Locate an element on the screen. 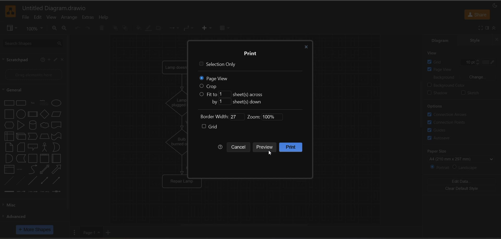  page options is located at coordinates (74, 232).